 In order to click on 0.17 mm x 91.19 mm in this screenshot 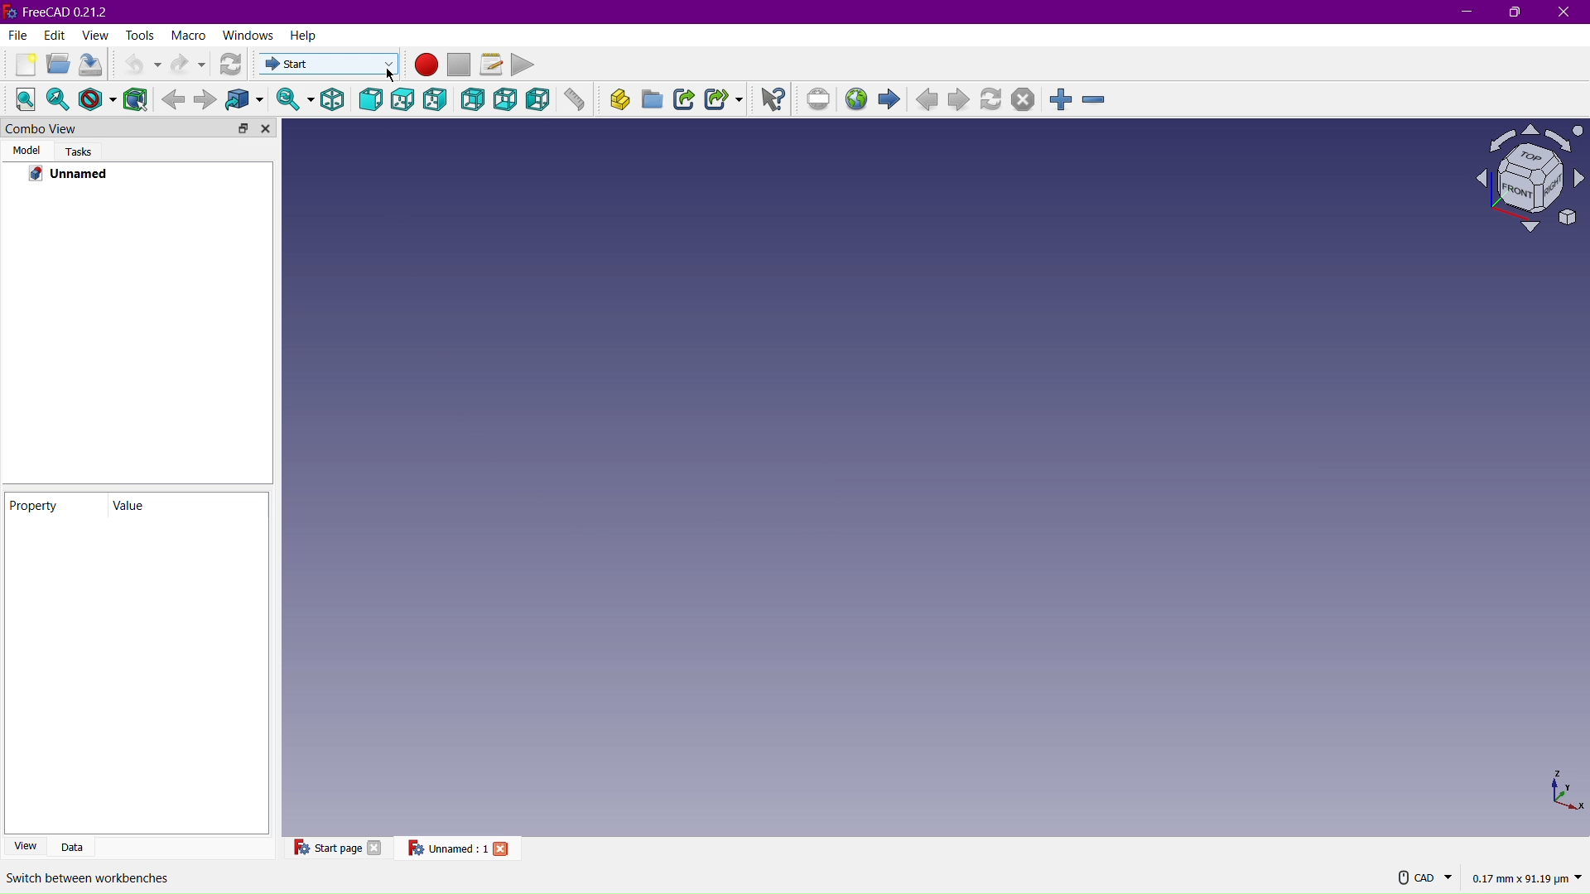, I will do `click(1527, 878)`.